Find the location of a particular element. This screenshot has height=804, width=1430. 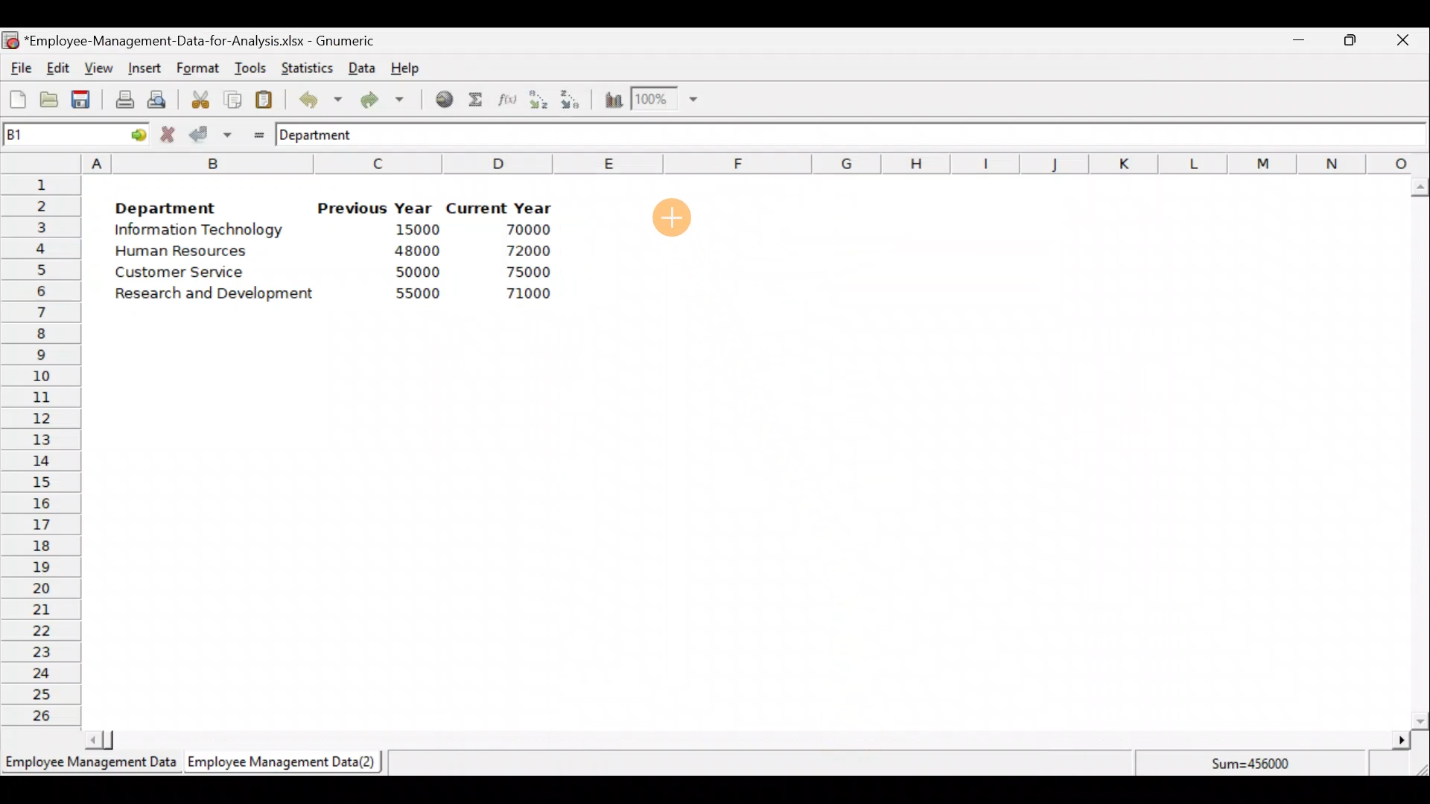

Insert is located at coordinates (143, 68).